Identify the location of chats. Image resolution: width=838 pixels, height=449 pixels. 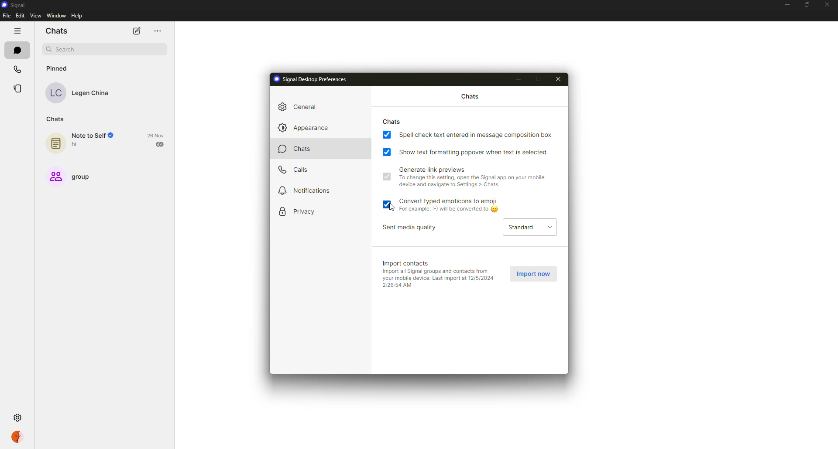
(470, 97).